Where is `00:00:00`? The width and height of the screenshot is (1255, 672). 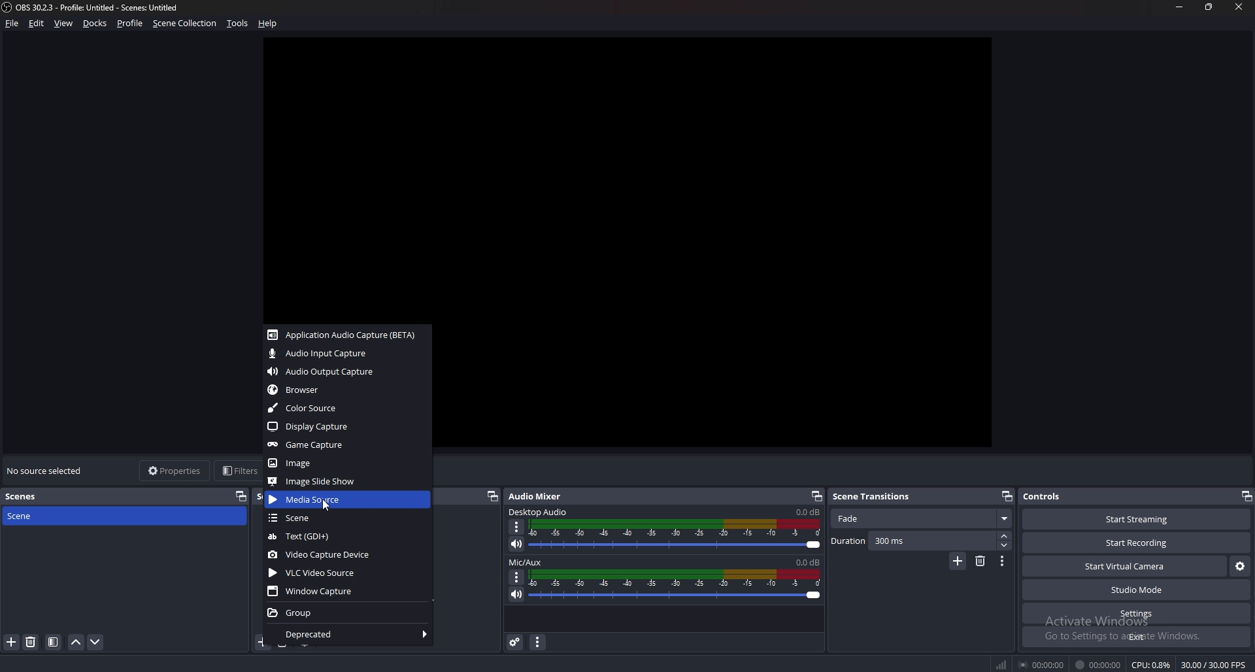
00:00:00 is located at coordinates (1043, 664).